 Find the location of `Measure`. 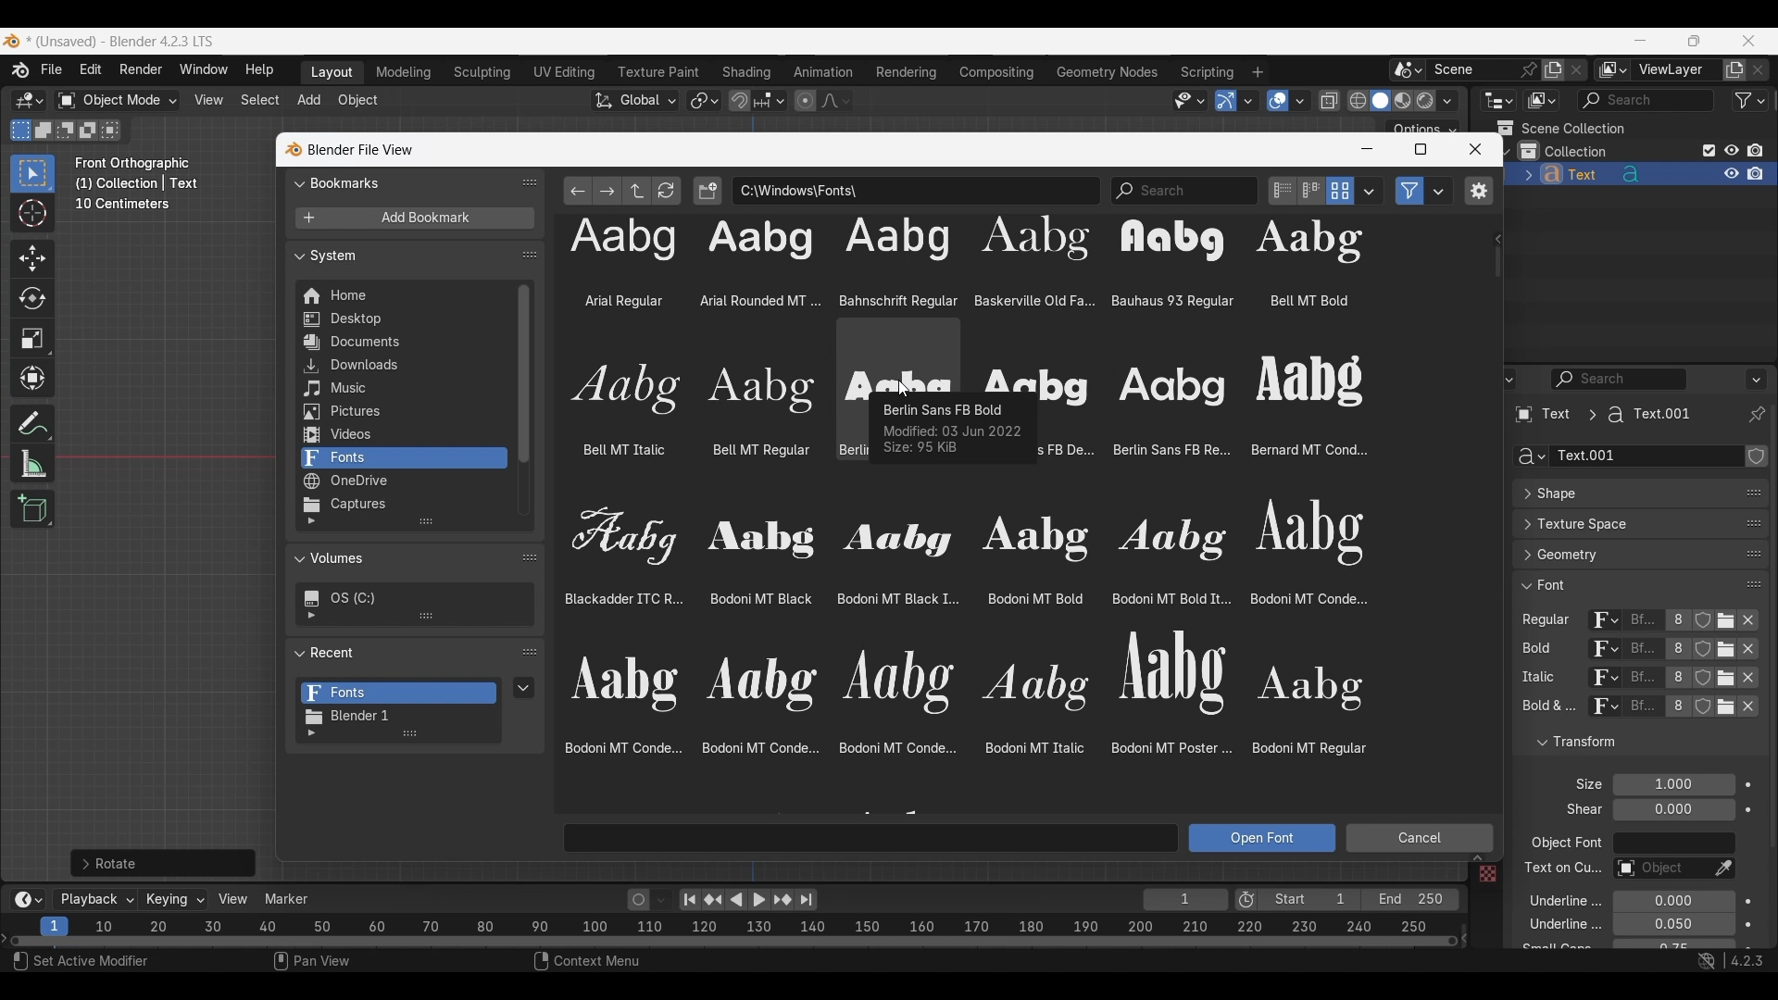

Measure is located at coordinates (32, 464).